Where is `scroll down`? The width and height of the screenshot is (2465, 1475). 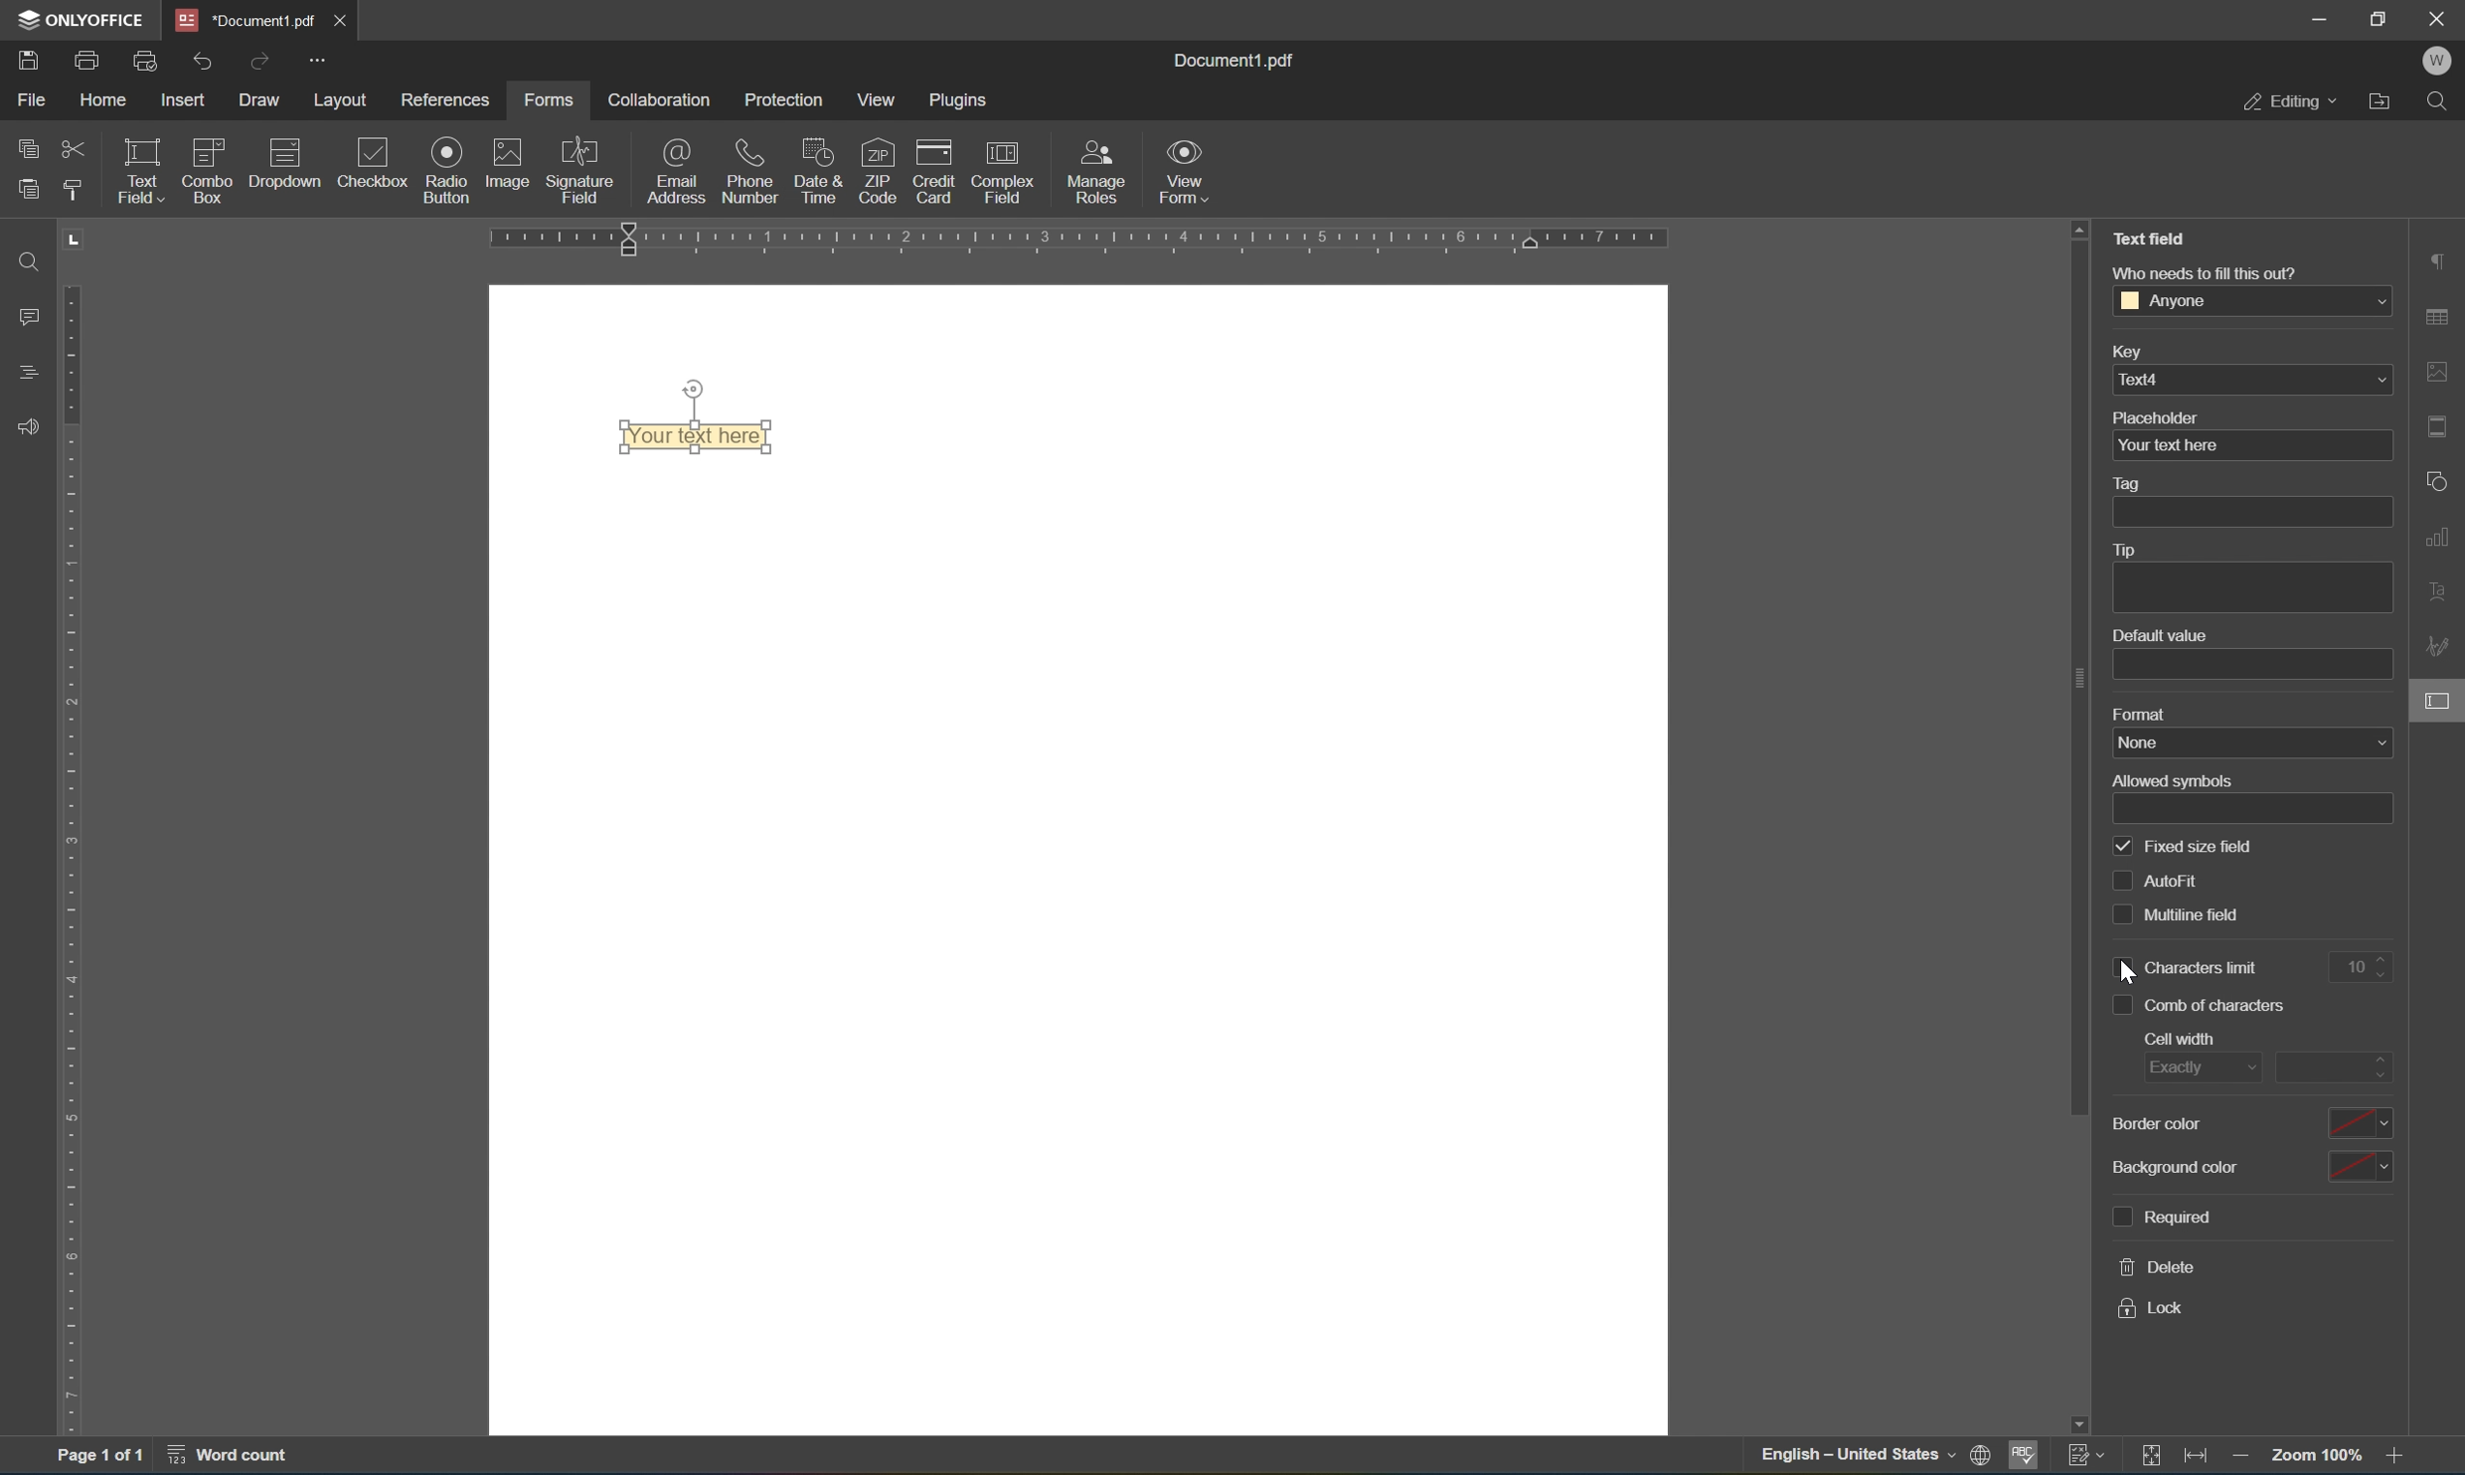 scroll down is located at coordinates (2083, 1419).